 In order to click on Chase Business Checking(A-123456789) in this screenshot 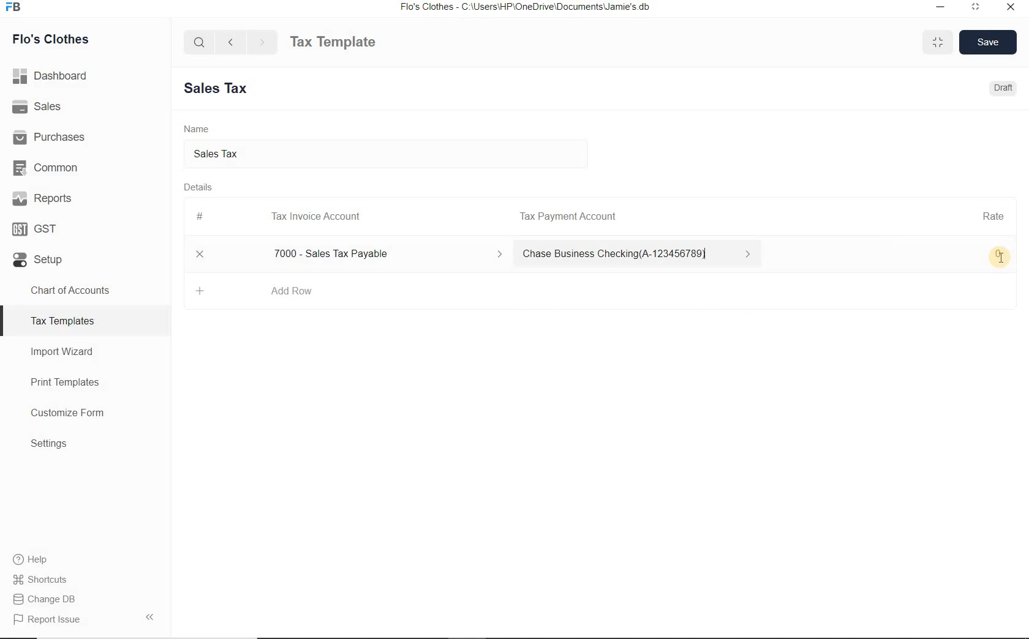, I will do `click(639, 255)`.